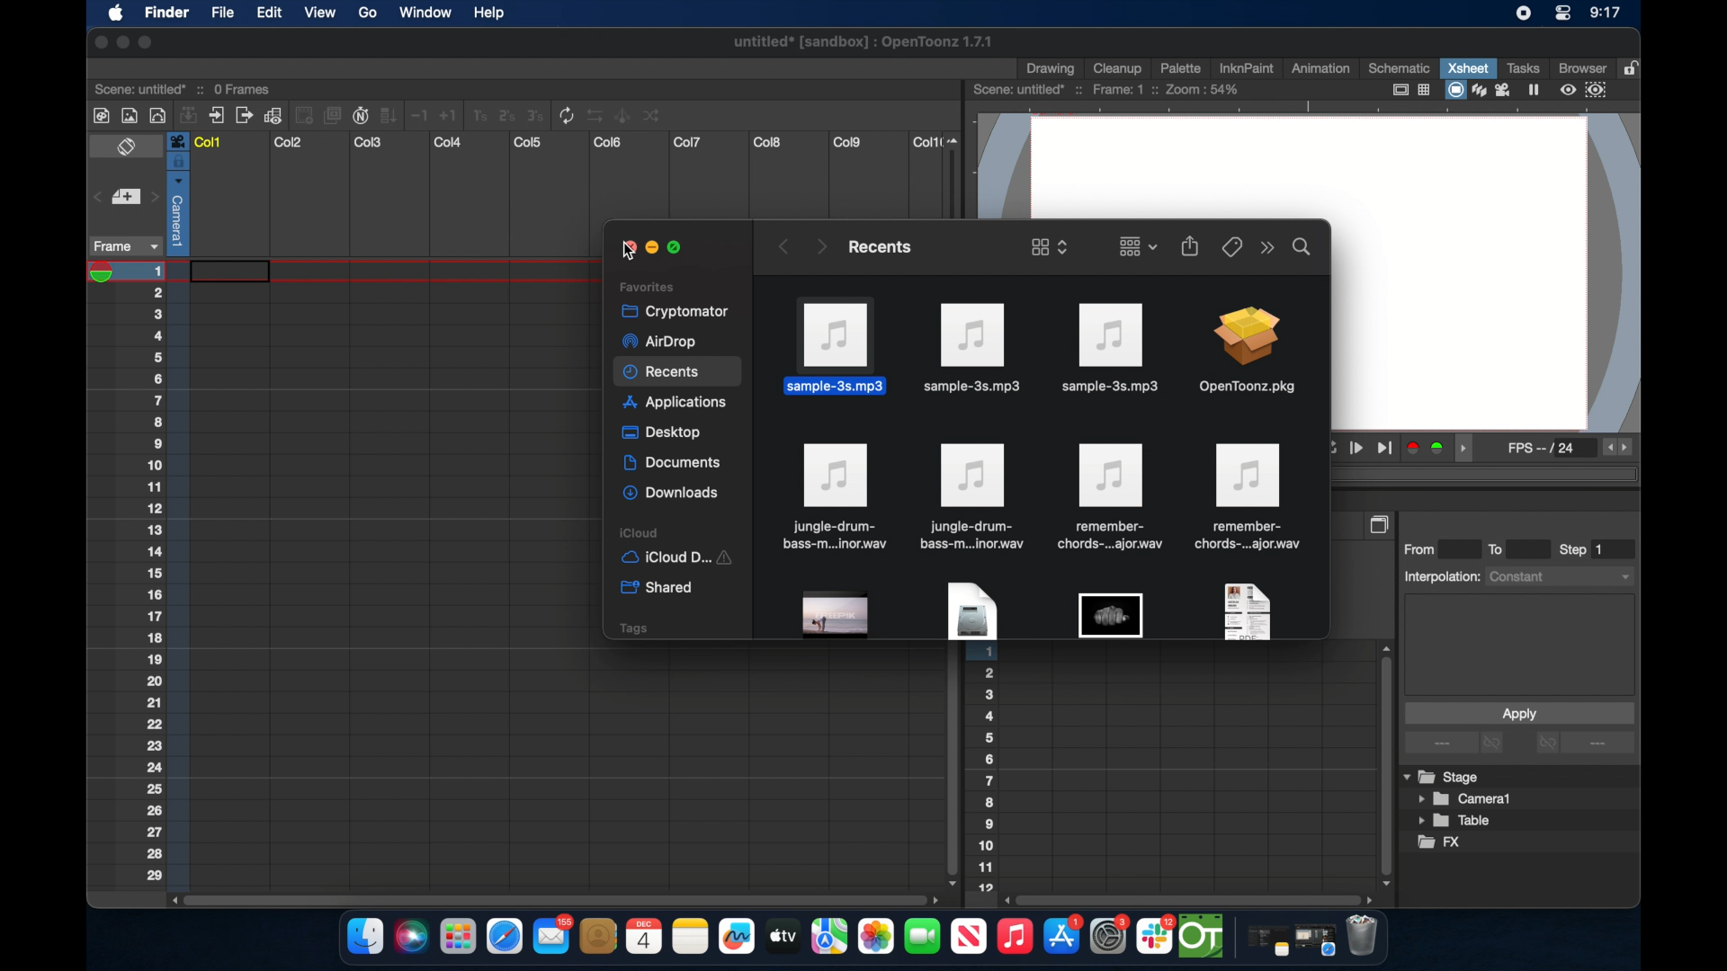 The width and height of the screenshot is (1727, 971). I want to click on help, so click(488, 13).